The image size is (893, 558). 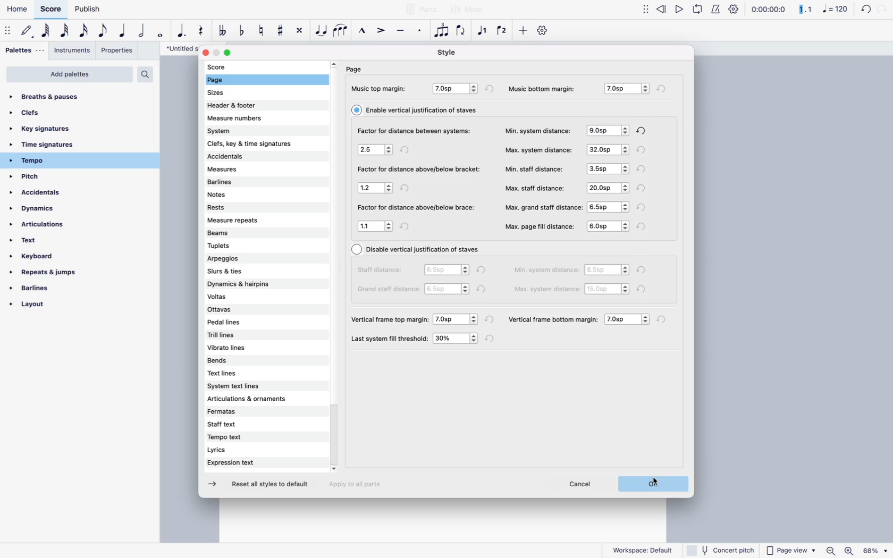 I want to click on minimize, so click(x=217, y=53).